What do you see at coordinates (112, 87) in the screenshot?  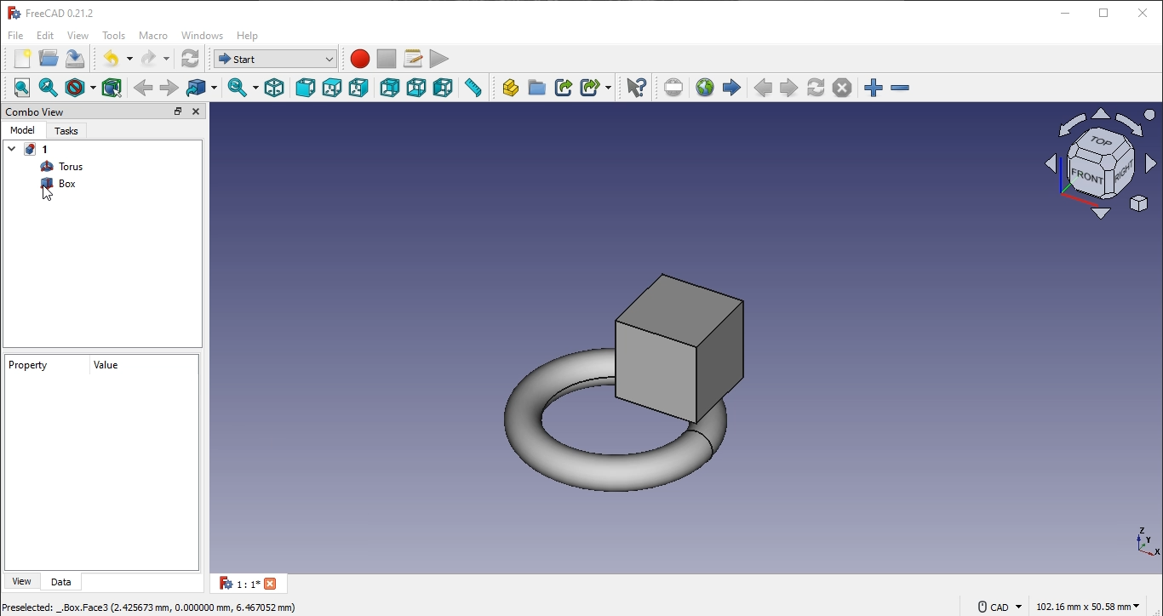 I see `bounding box` at bounding box center [112, 87].